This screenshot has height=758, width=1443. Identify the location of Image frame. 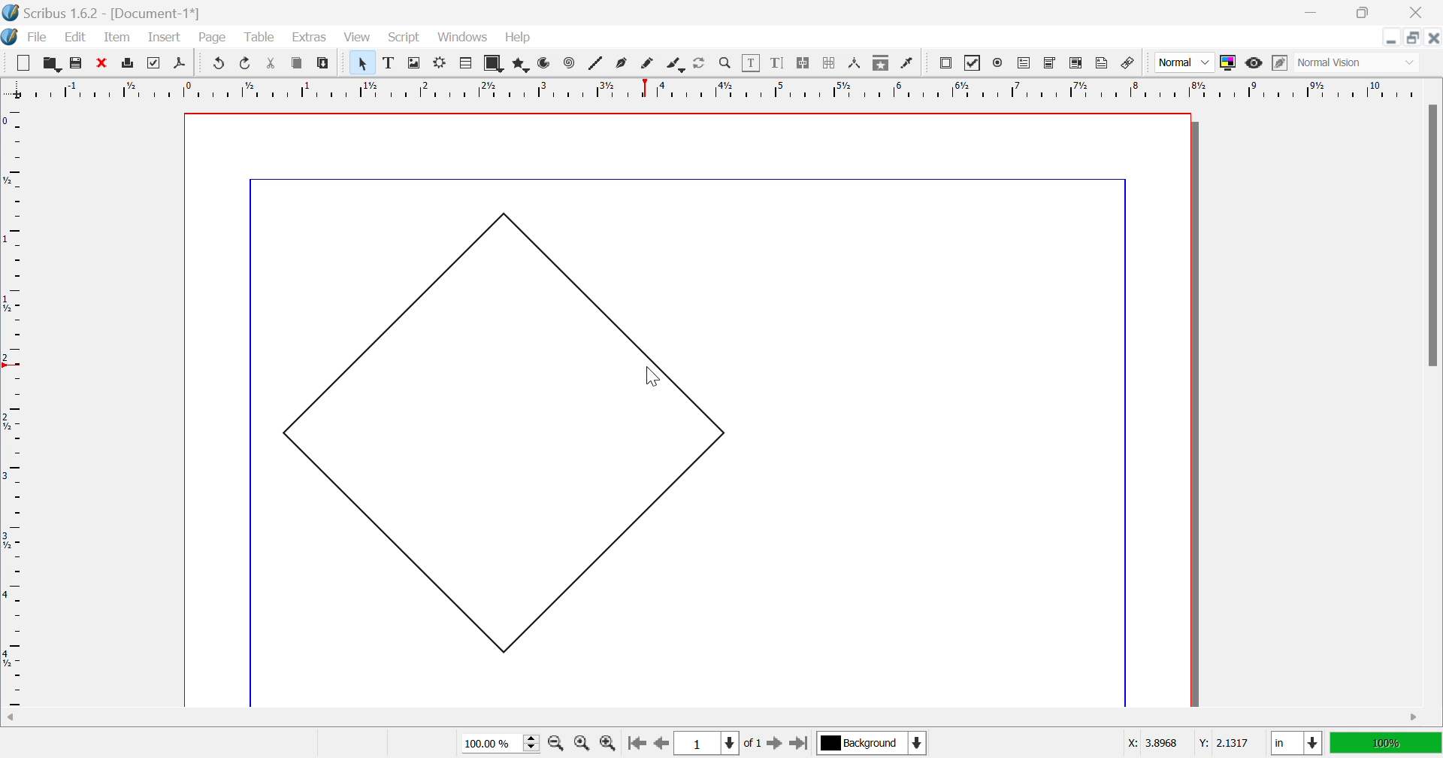
(416, 62).